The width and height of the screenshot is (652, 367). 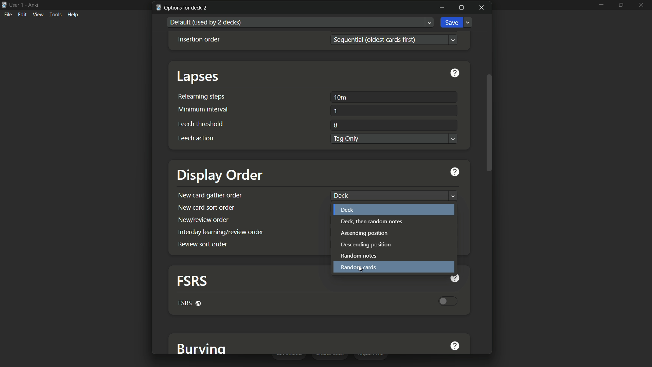 I want to click on Dropdown, so click(x=430, y=22).